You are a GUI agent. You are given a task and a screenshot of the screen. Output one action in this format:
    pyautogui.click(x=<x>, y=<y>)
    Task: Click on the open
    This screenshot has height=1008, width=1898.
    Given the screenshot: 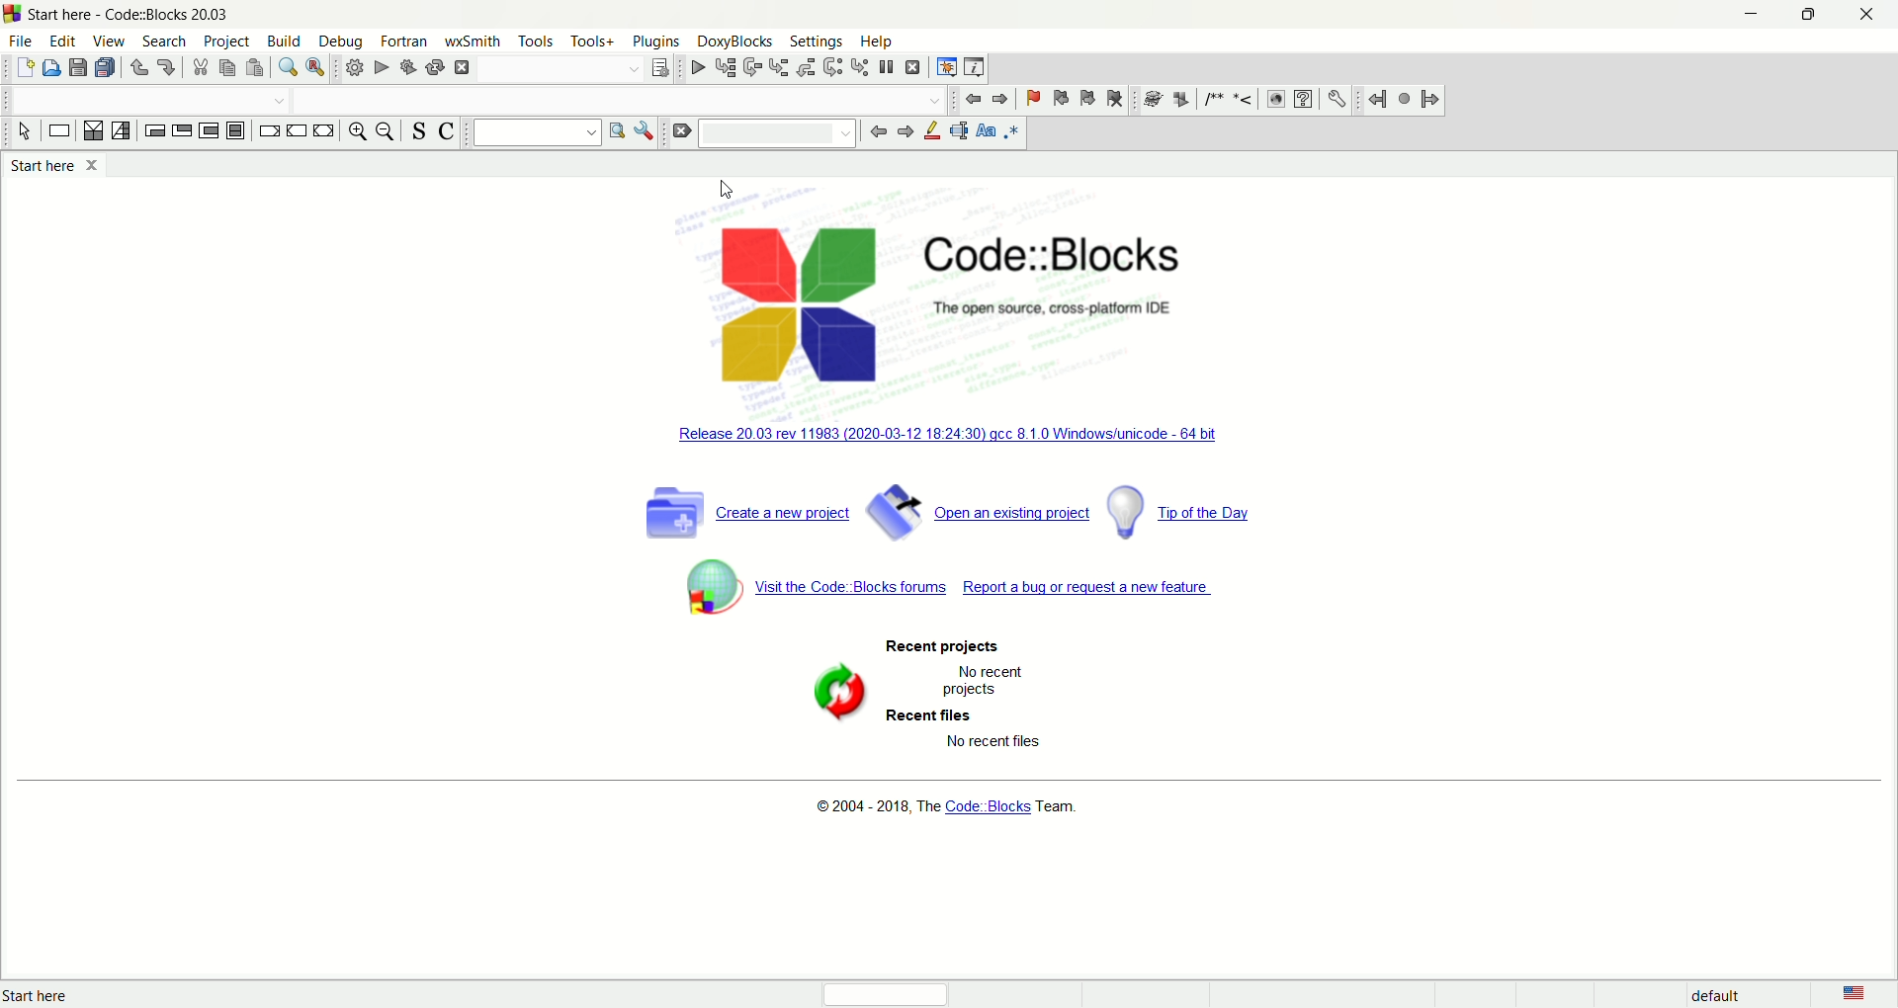 What is the action you would take?
    pyautogui.click(x=49, y=68)
    